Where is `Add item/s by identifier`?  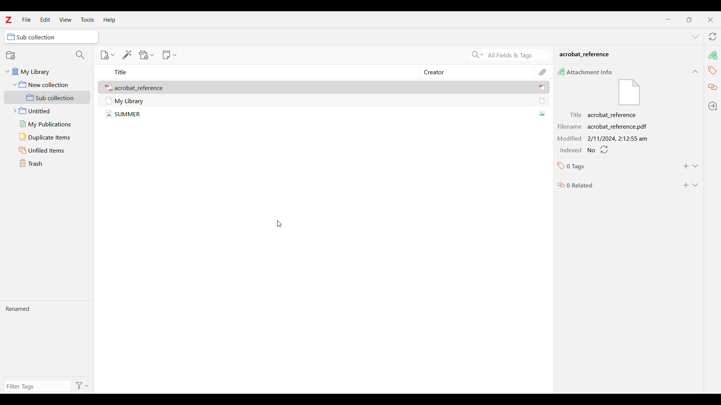 Add item/s by identifier is located at coordinates (127, 55).